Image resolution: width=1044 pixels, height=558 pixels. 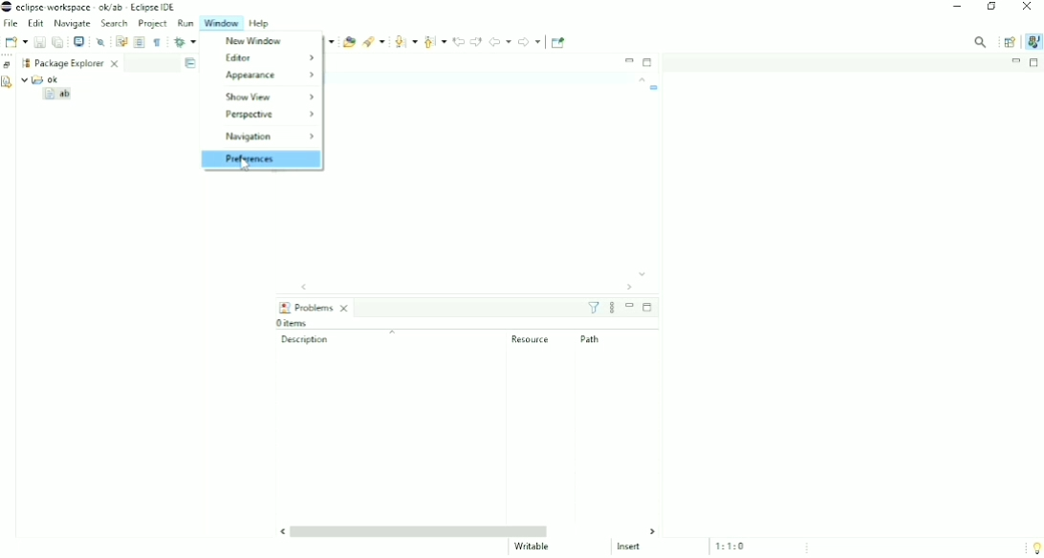 What do you see at coordinates (270, 75) in the screenshot?
I see `Appearance` at bounding box center [270, 75].